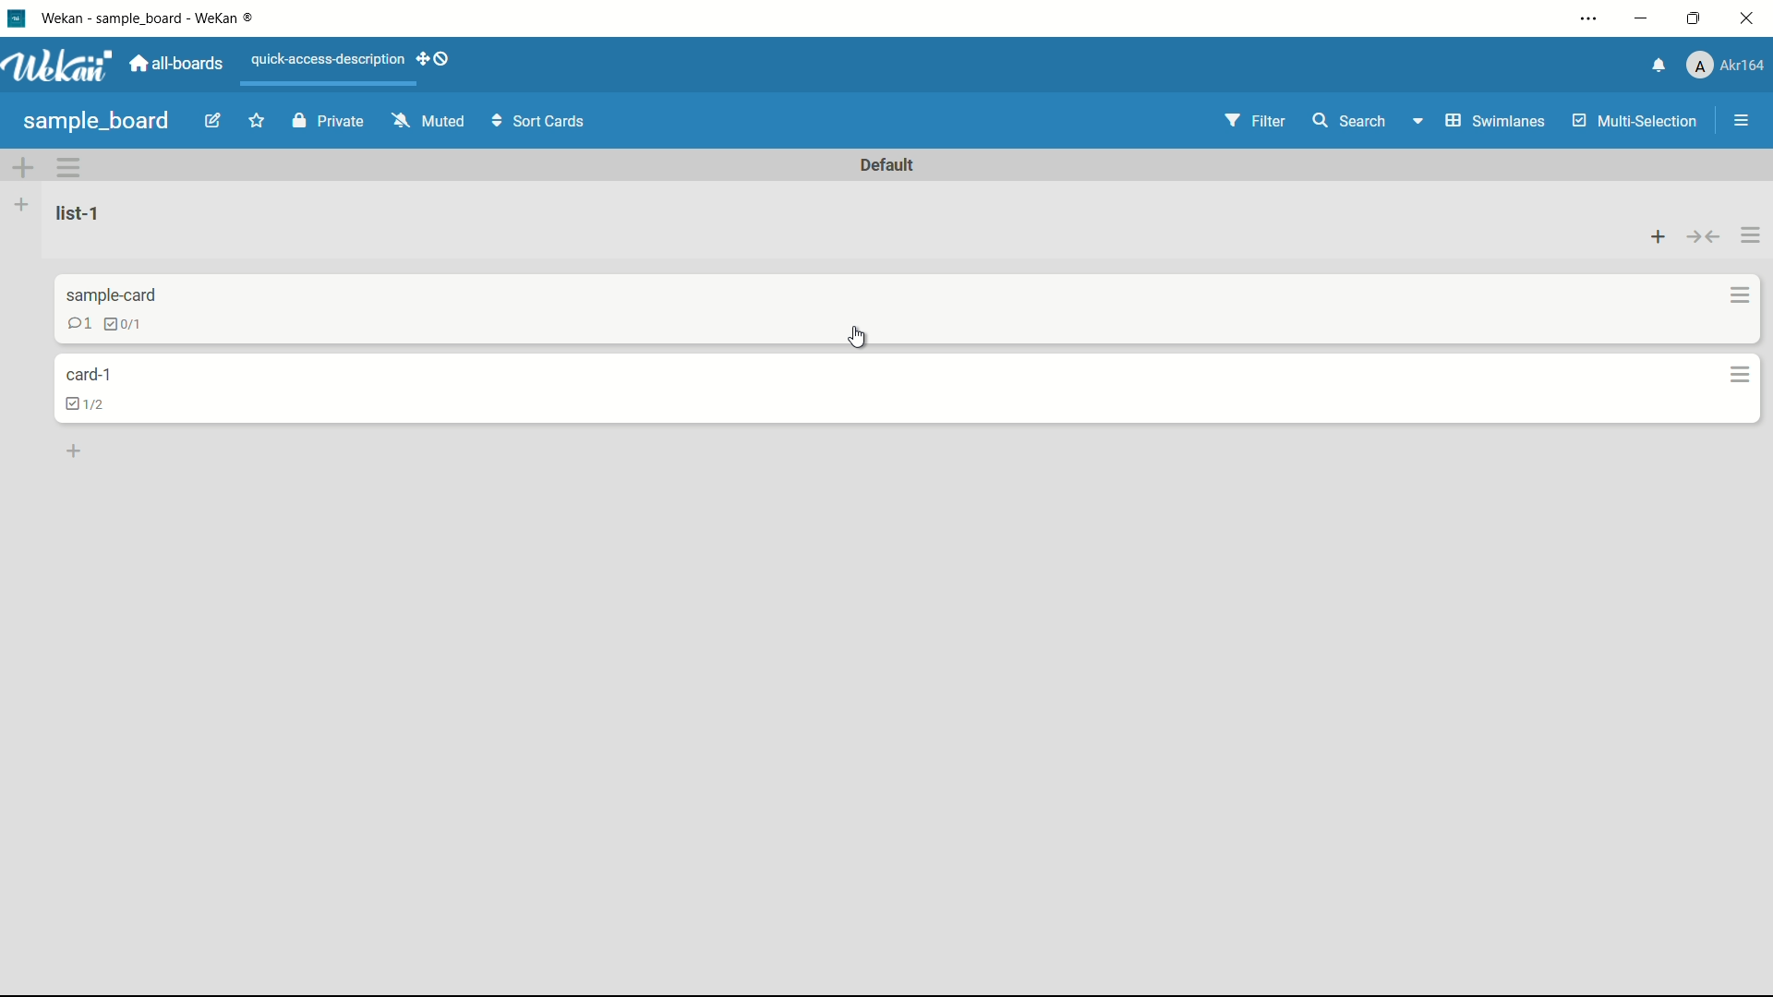 The width and height of the screenshot is (1773, 997). Describe the element at coordinates (1739, 296) in the screenshot. I see `card actions` at that location.